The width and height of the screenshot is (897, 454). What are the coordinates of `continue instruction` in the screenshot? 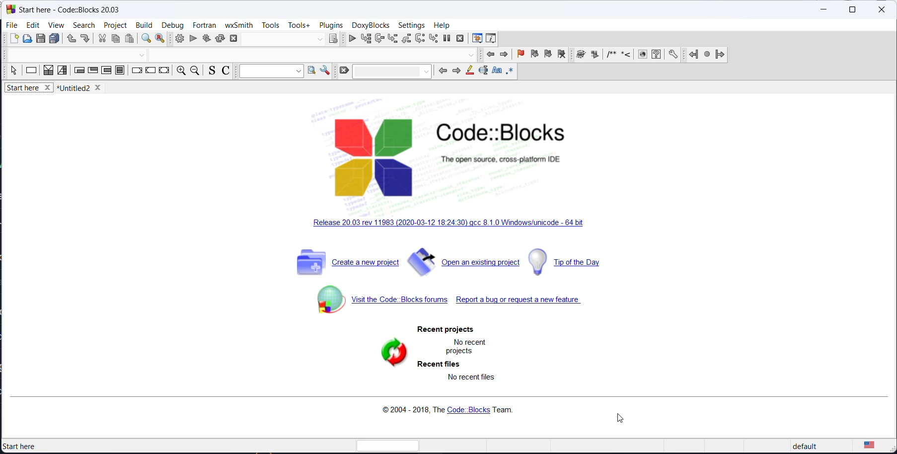 It's located at (150, 72).